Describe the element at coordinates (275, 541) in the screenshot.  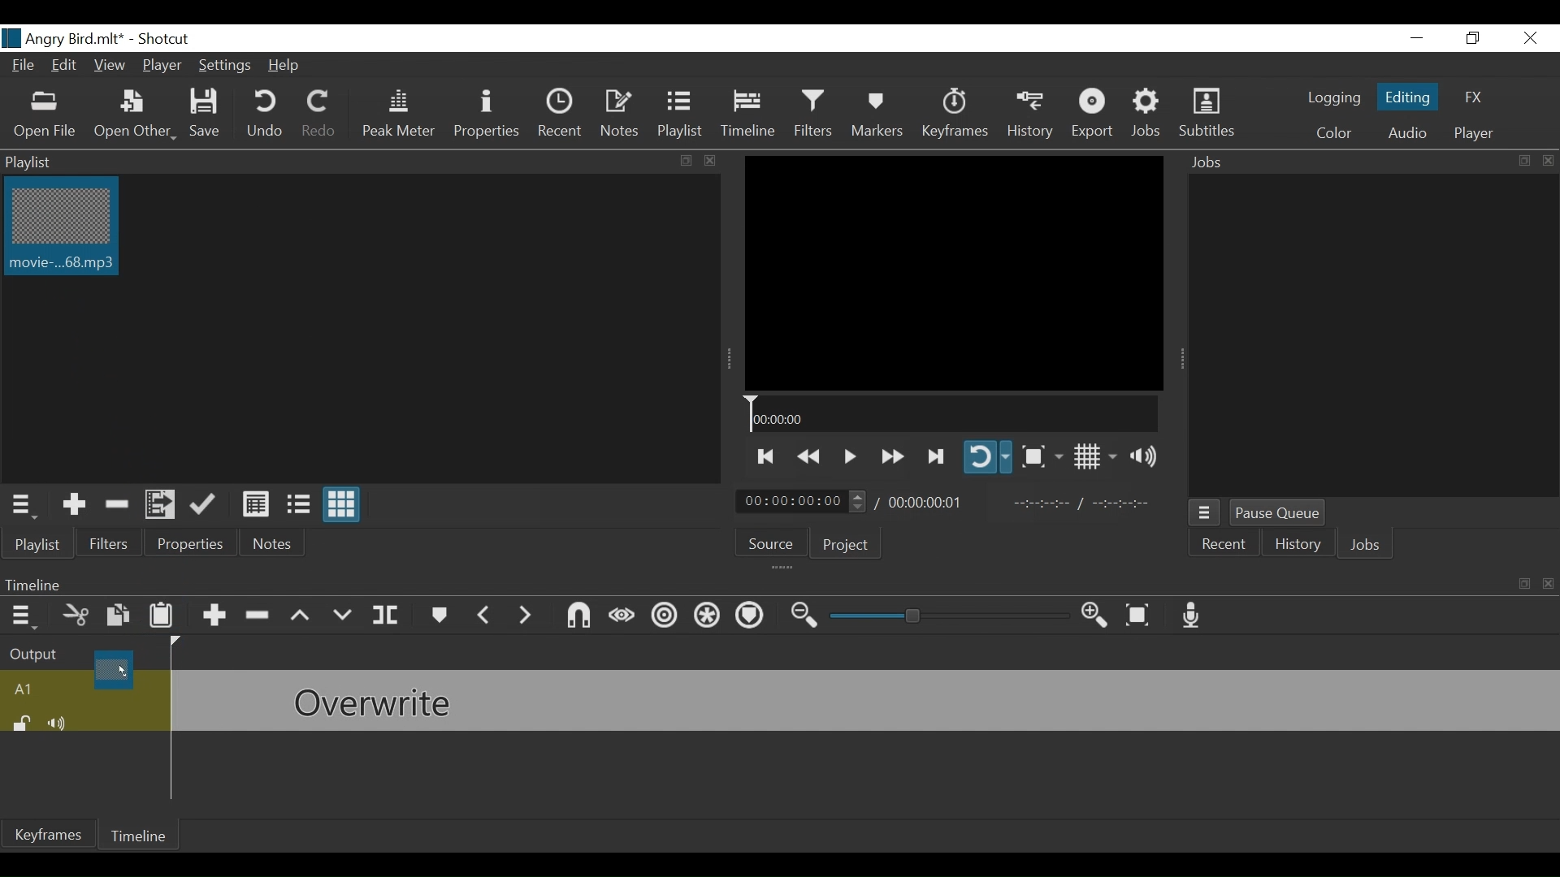
I see `Notes` at that location.